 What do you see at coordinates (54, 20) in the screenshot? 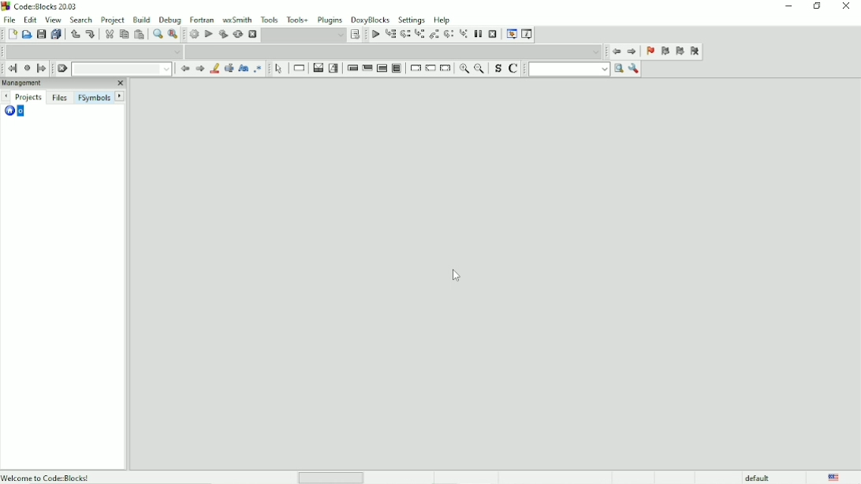
I see `View` at bounding box center [54, 20].